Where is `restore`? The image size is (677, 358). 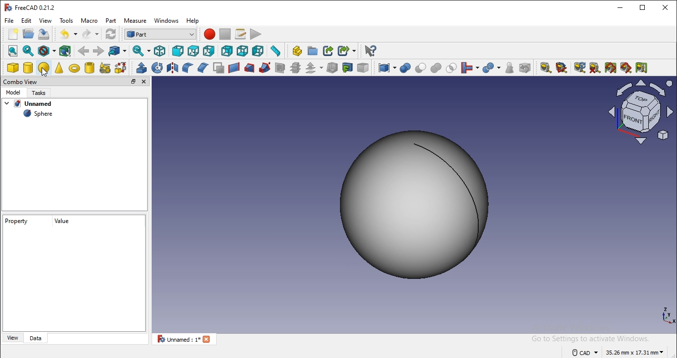 restore is located at coordinates (133, 81).